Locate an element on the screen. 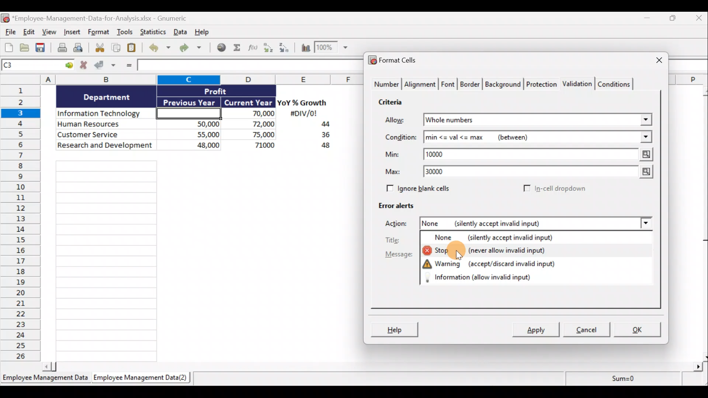  Actions is located at coordinates (400, 224).